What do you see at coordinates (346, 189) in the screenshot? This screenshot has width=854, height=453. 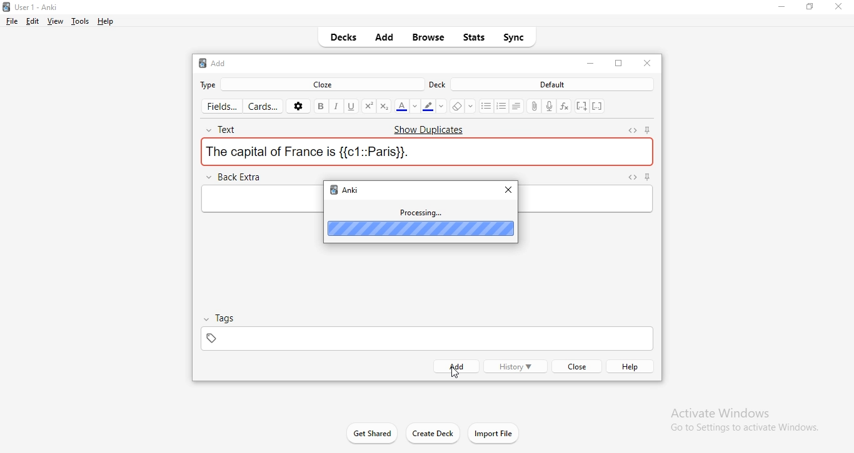 I see `anki` at bounding box center [346, 189].